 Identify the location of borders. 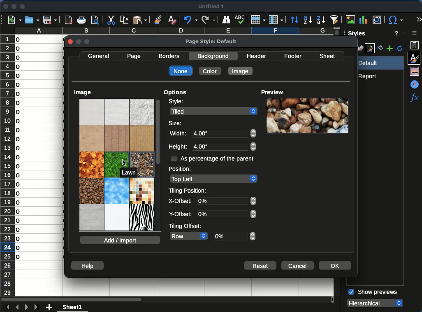
(170, 56).